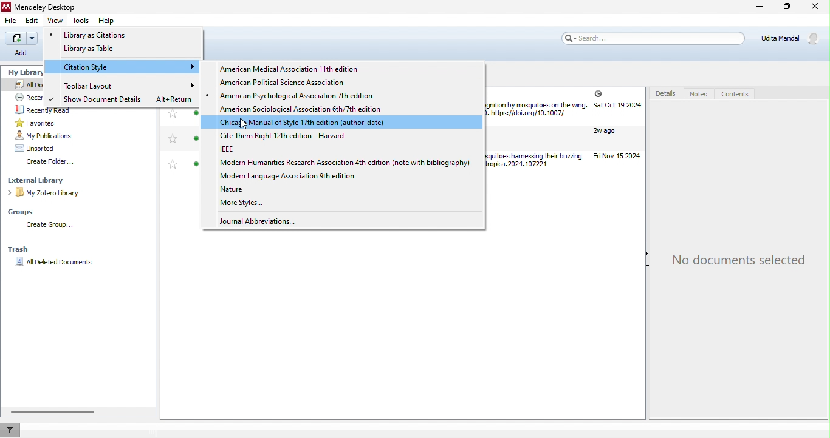 The image size is (830, 438). I want to click on no document selected, so click(740, 260).